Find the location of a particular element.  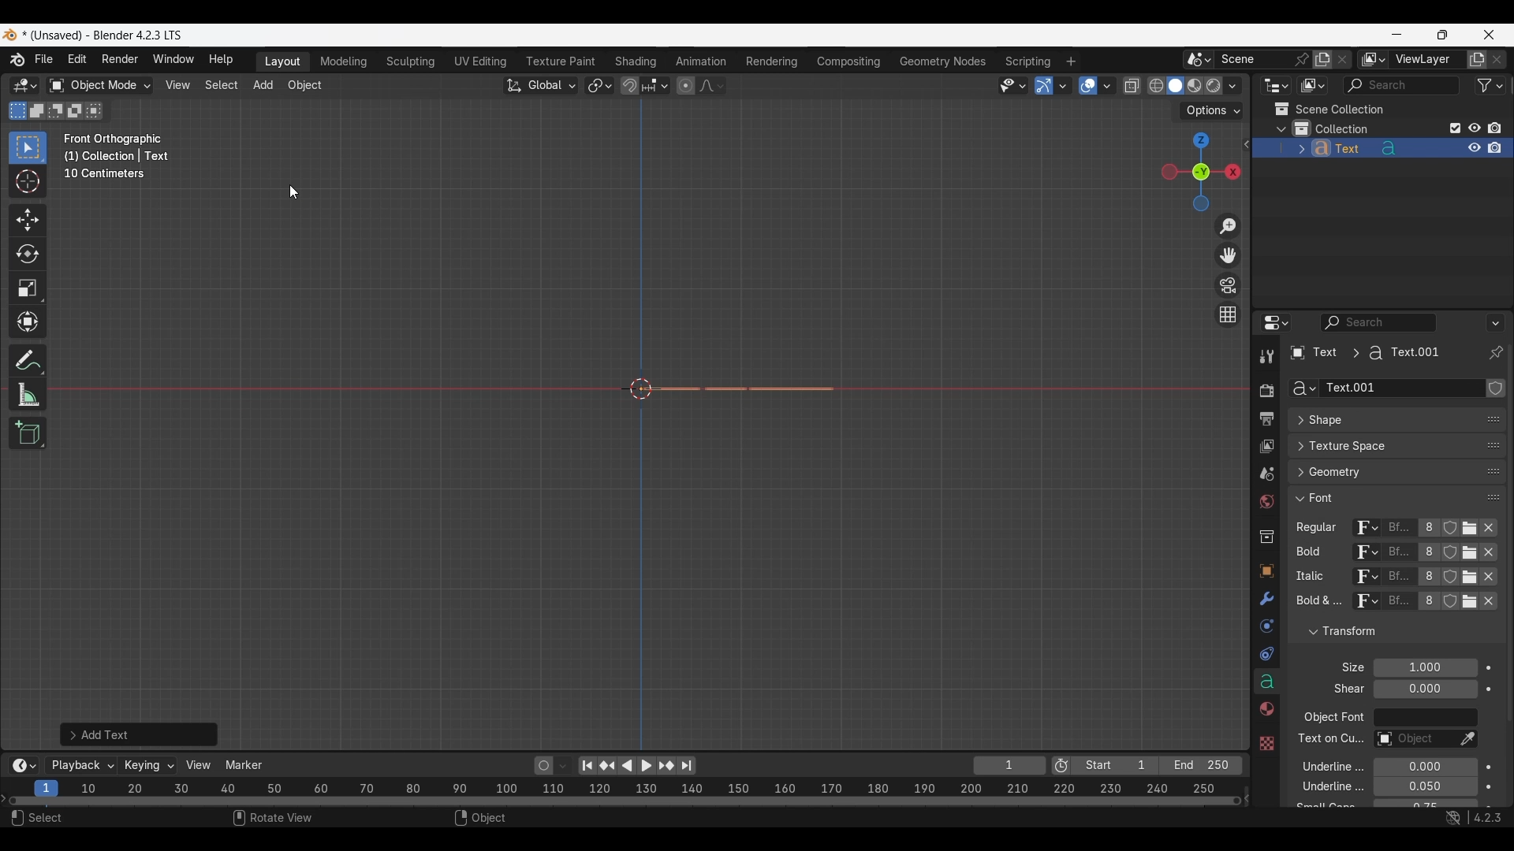

Transform is located at coordinates (27, 323).